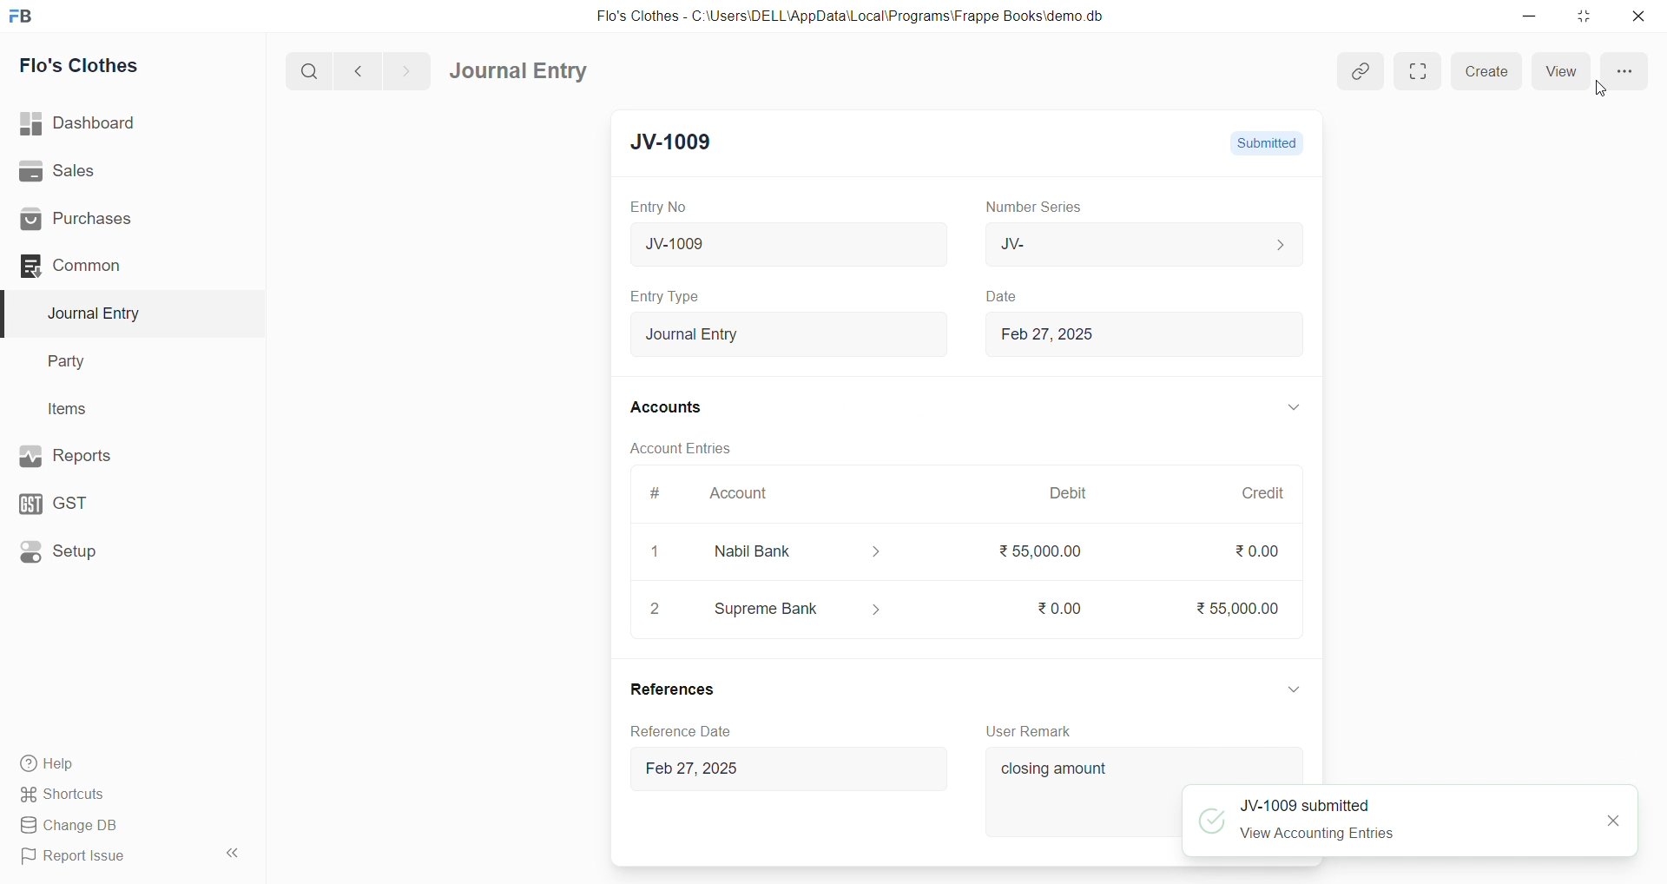 Image resolution: width=1667 pixels, height=884 pixels. What do you see at coordinates (686, 143) in the screenshot?
I see `JV-1009` at bounding box center [686, 143].